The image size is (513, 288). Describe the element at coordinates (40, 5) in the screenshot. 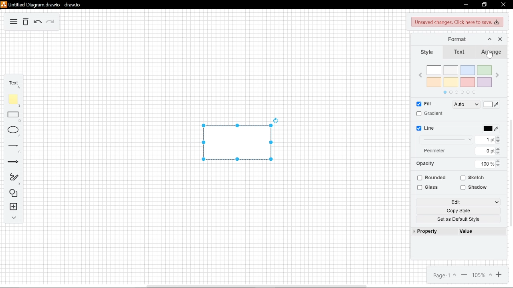

I see `Untitled Diagram drawio - draw.io` at that location.